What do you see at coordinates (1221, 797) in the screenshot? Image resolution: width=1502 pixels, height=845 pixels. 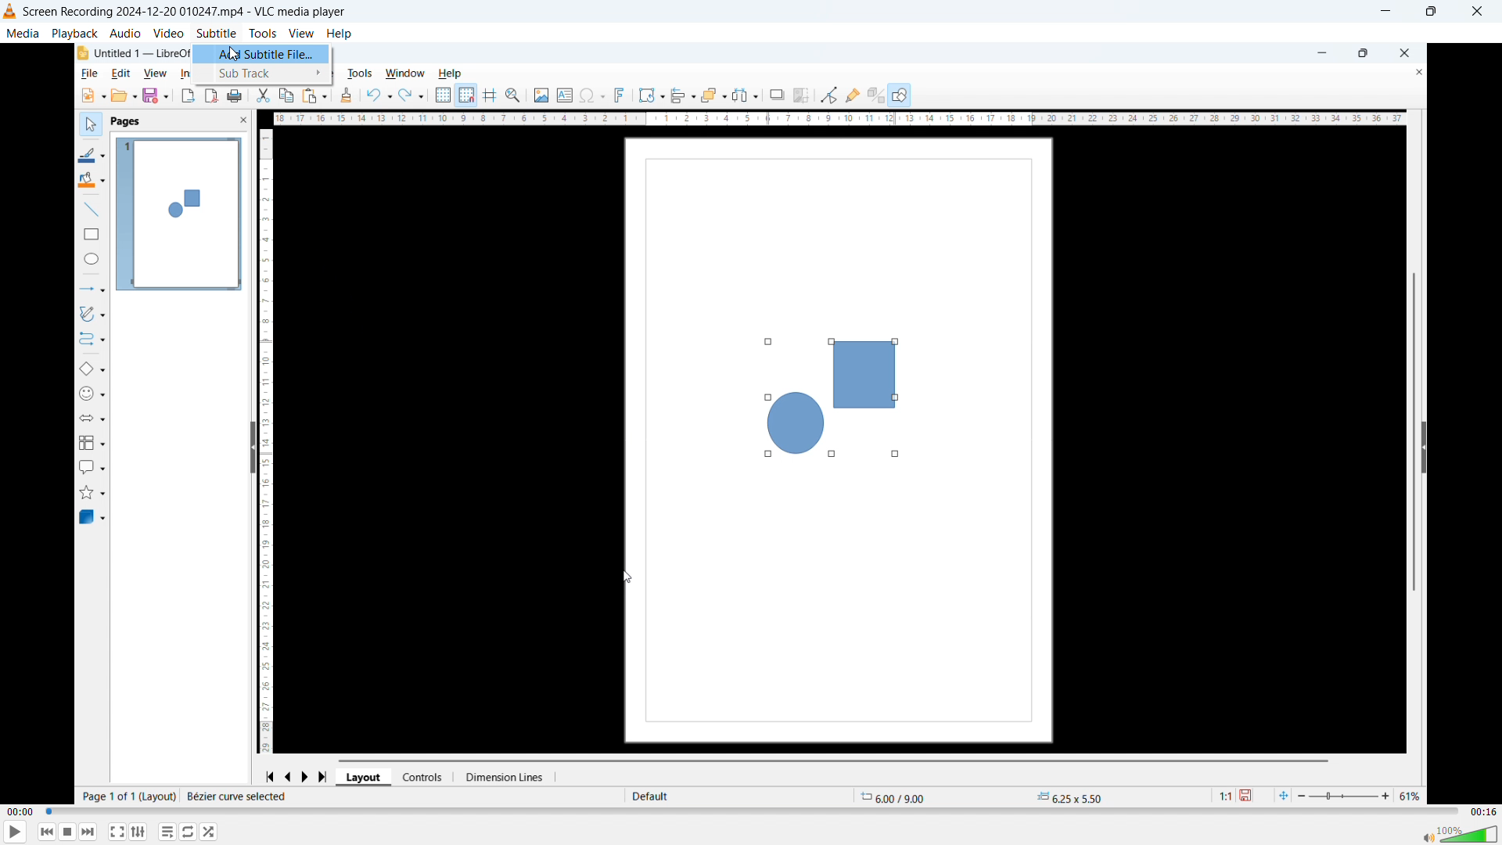 I see `scalling factor of the document` at bounding box center [1221, 797].